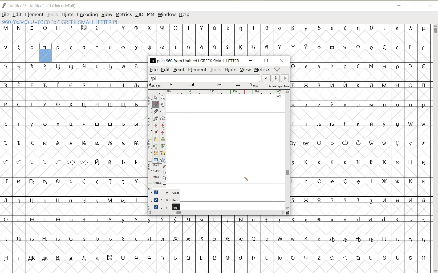 The image size is (438, 273). I want to click on RESTORE, so click(415, 6).